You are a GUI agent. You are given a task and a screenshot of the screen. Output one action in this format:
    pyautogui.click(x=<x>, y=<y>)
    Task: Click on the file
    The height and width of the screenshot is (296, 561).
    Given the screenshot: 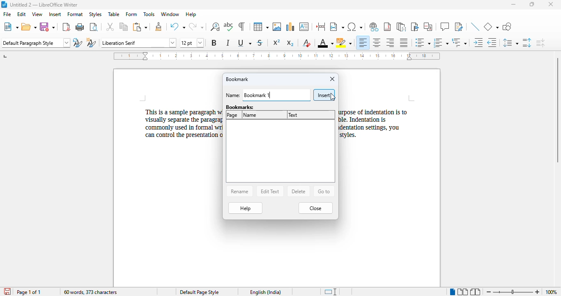 What is the action you would take?
    pyautogui.click(x=7, y=14)
    